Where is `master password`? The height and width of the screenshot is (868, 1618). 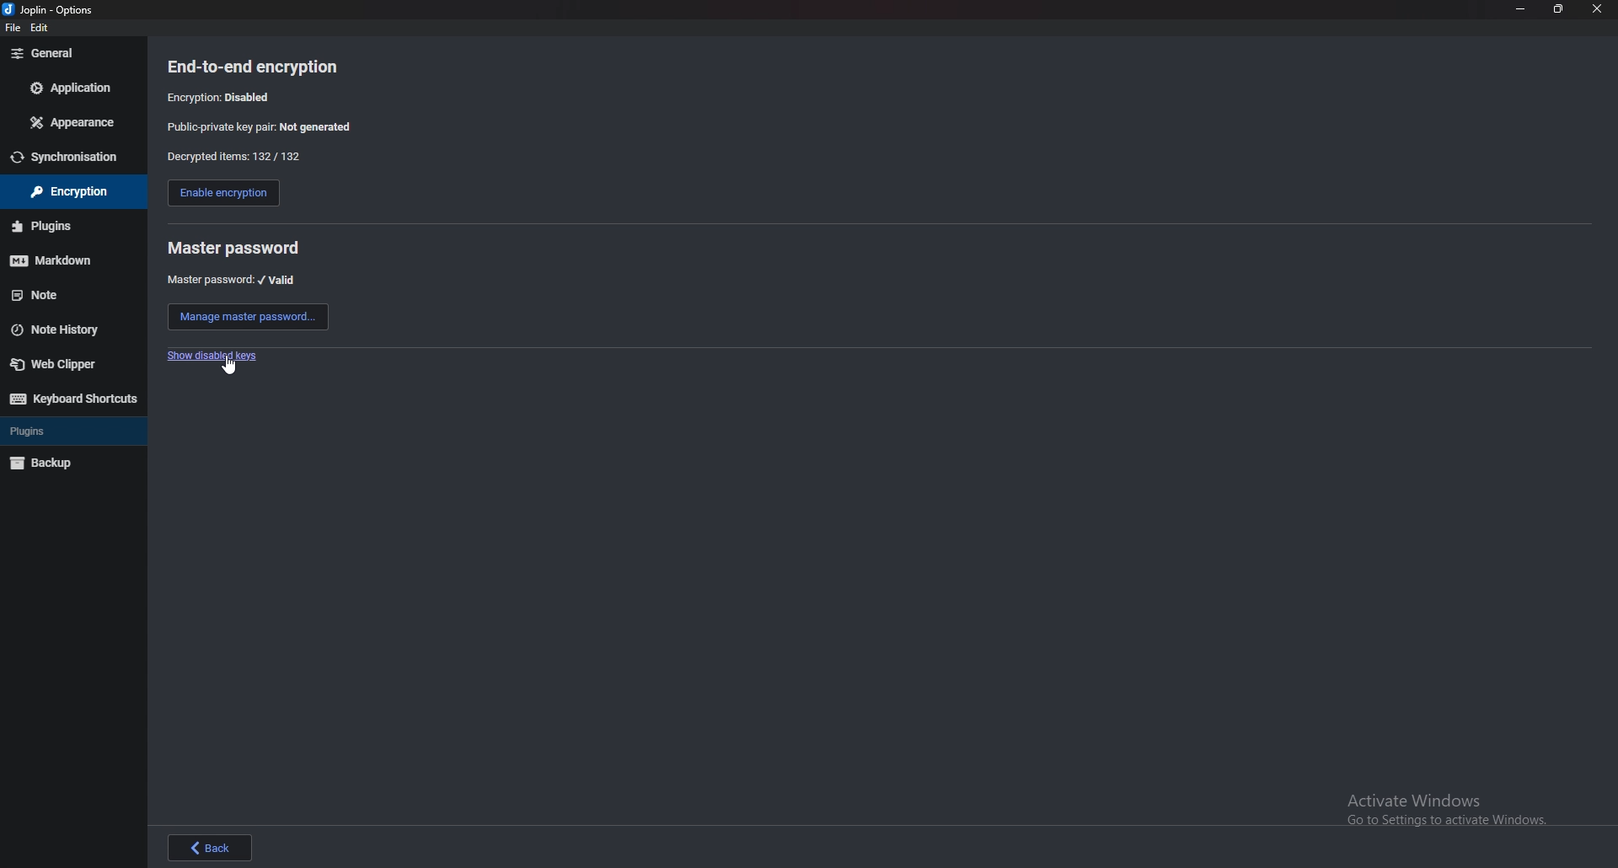 master password is located at coordinates (232, 281).